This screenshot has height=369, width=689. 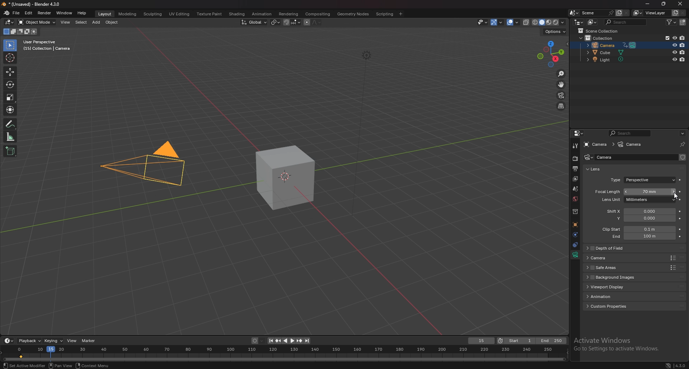 I want to click on hide in viewport, so click(x=674, y=45).